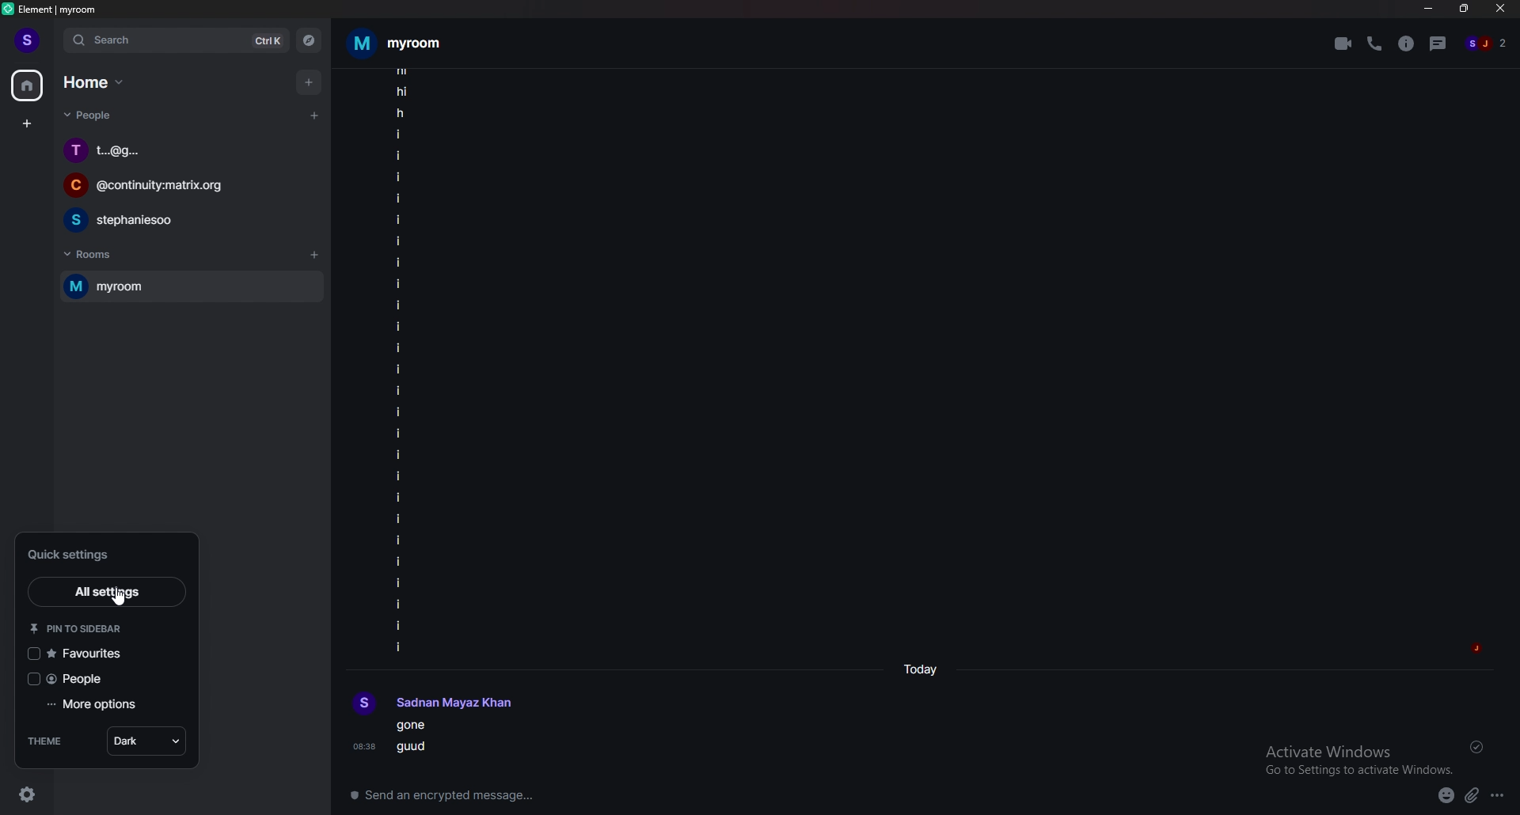 This screenshot has width=1520, height=815. Describe the element at coordinates (1408, 44) in the screenshot. I see `room info` at that location.